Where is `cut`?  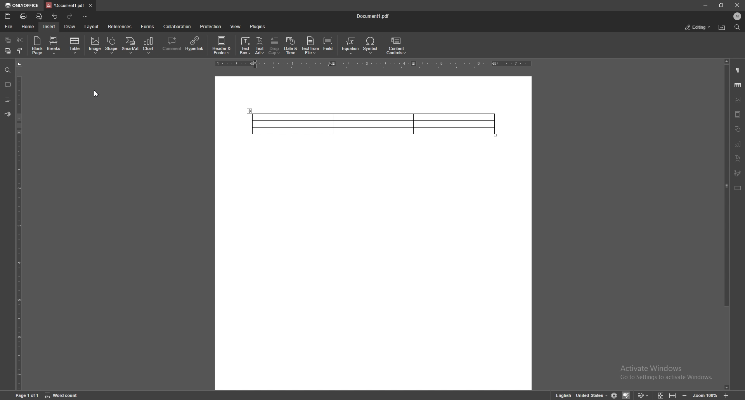 cut is located at coordinates (19, 40).